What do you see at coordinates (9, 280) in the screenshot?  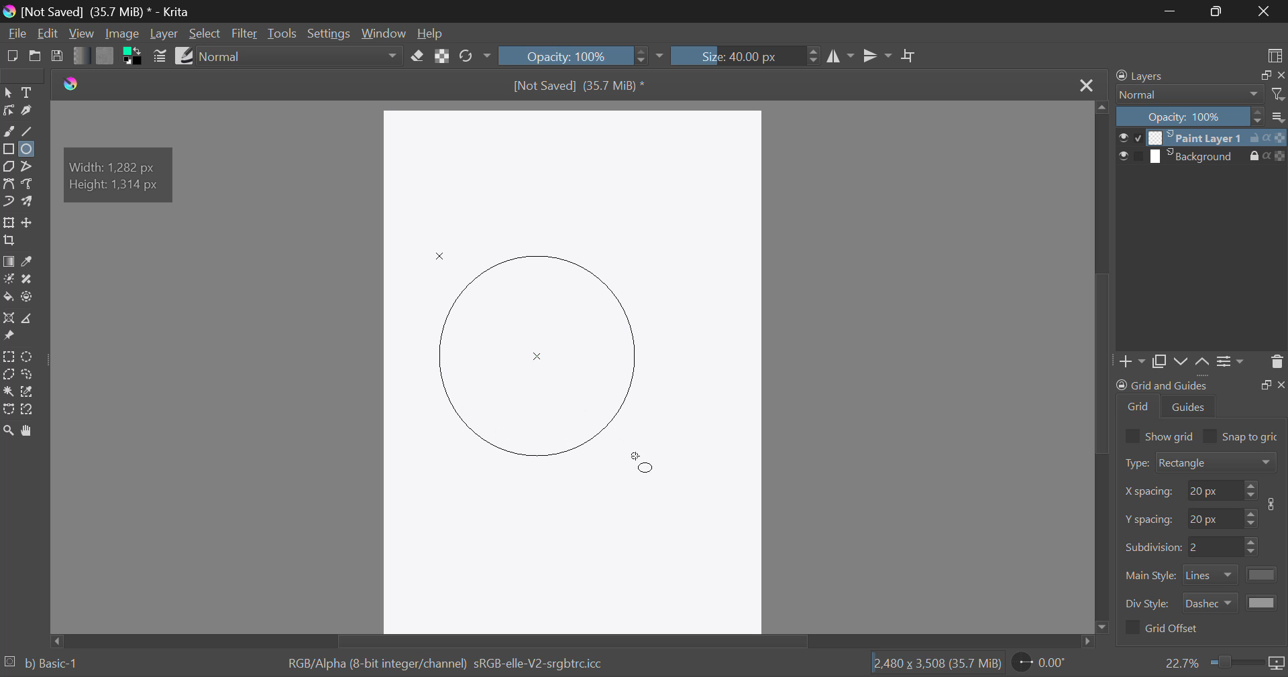 I see `Colorize Mask Tool` at bounding box center [9, 280].